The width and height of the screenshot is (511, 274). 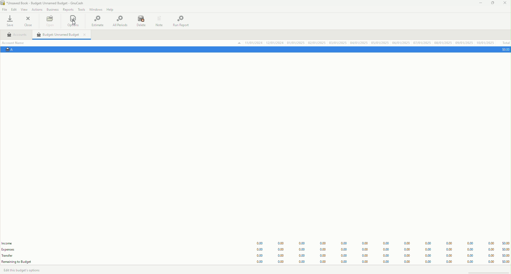 What do you see at coordinates (505, 43) in the screenshot?
I see `Total` at bounding box center [505, 43].